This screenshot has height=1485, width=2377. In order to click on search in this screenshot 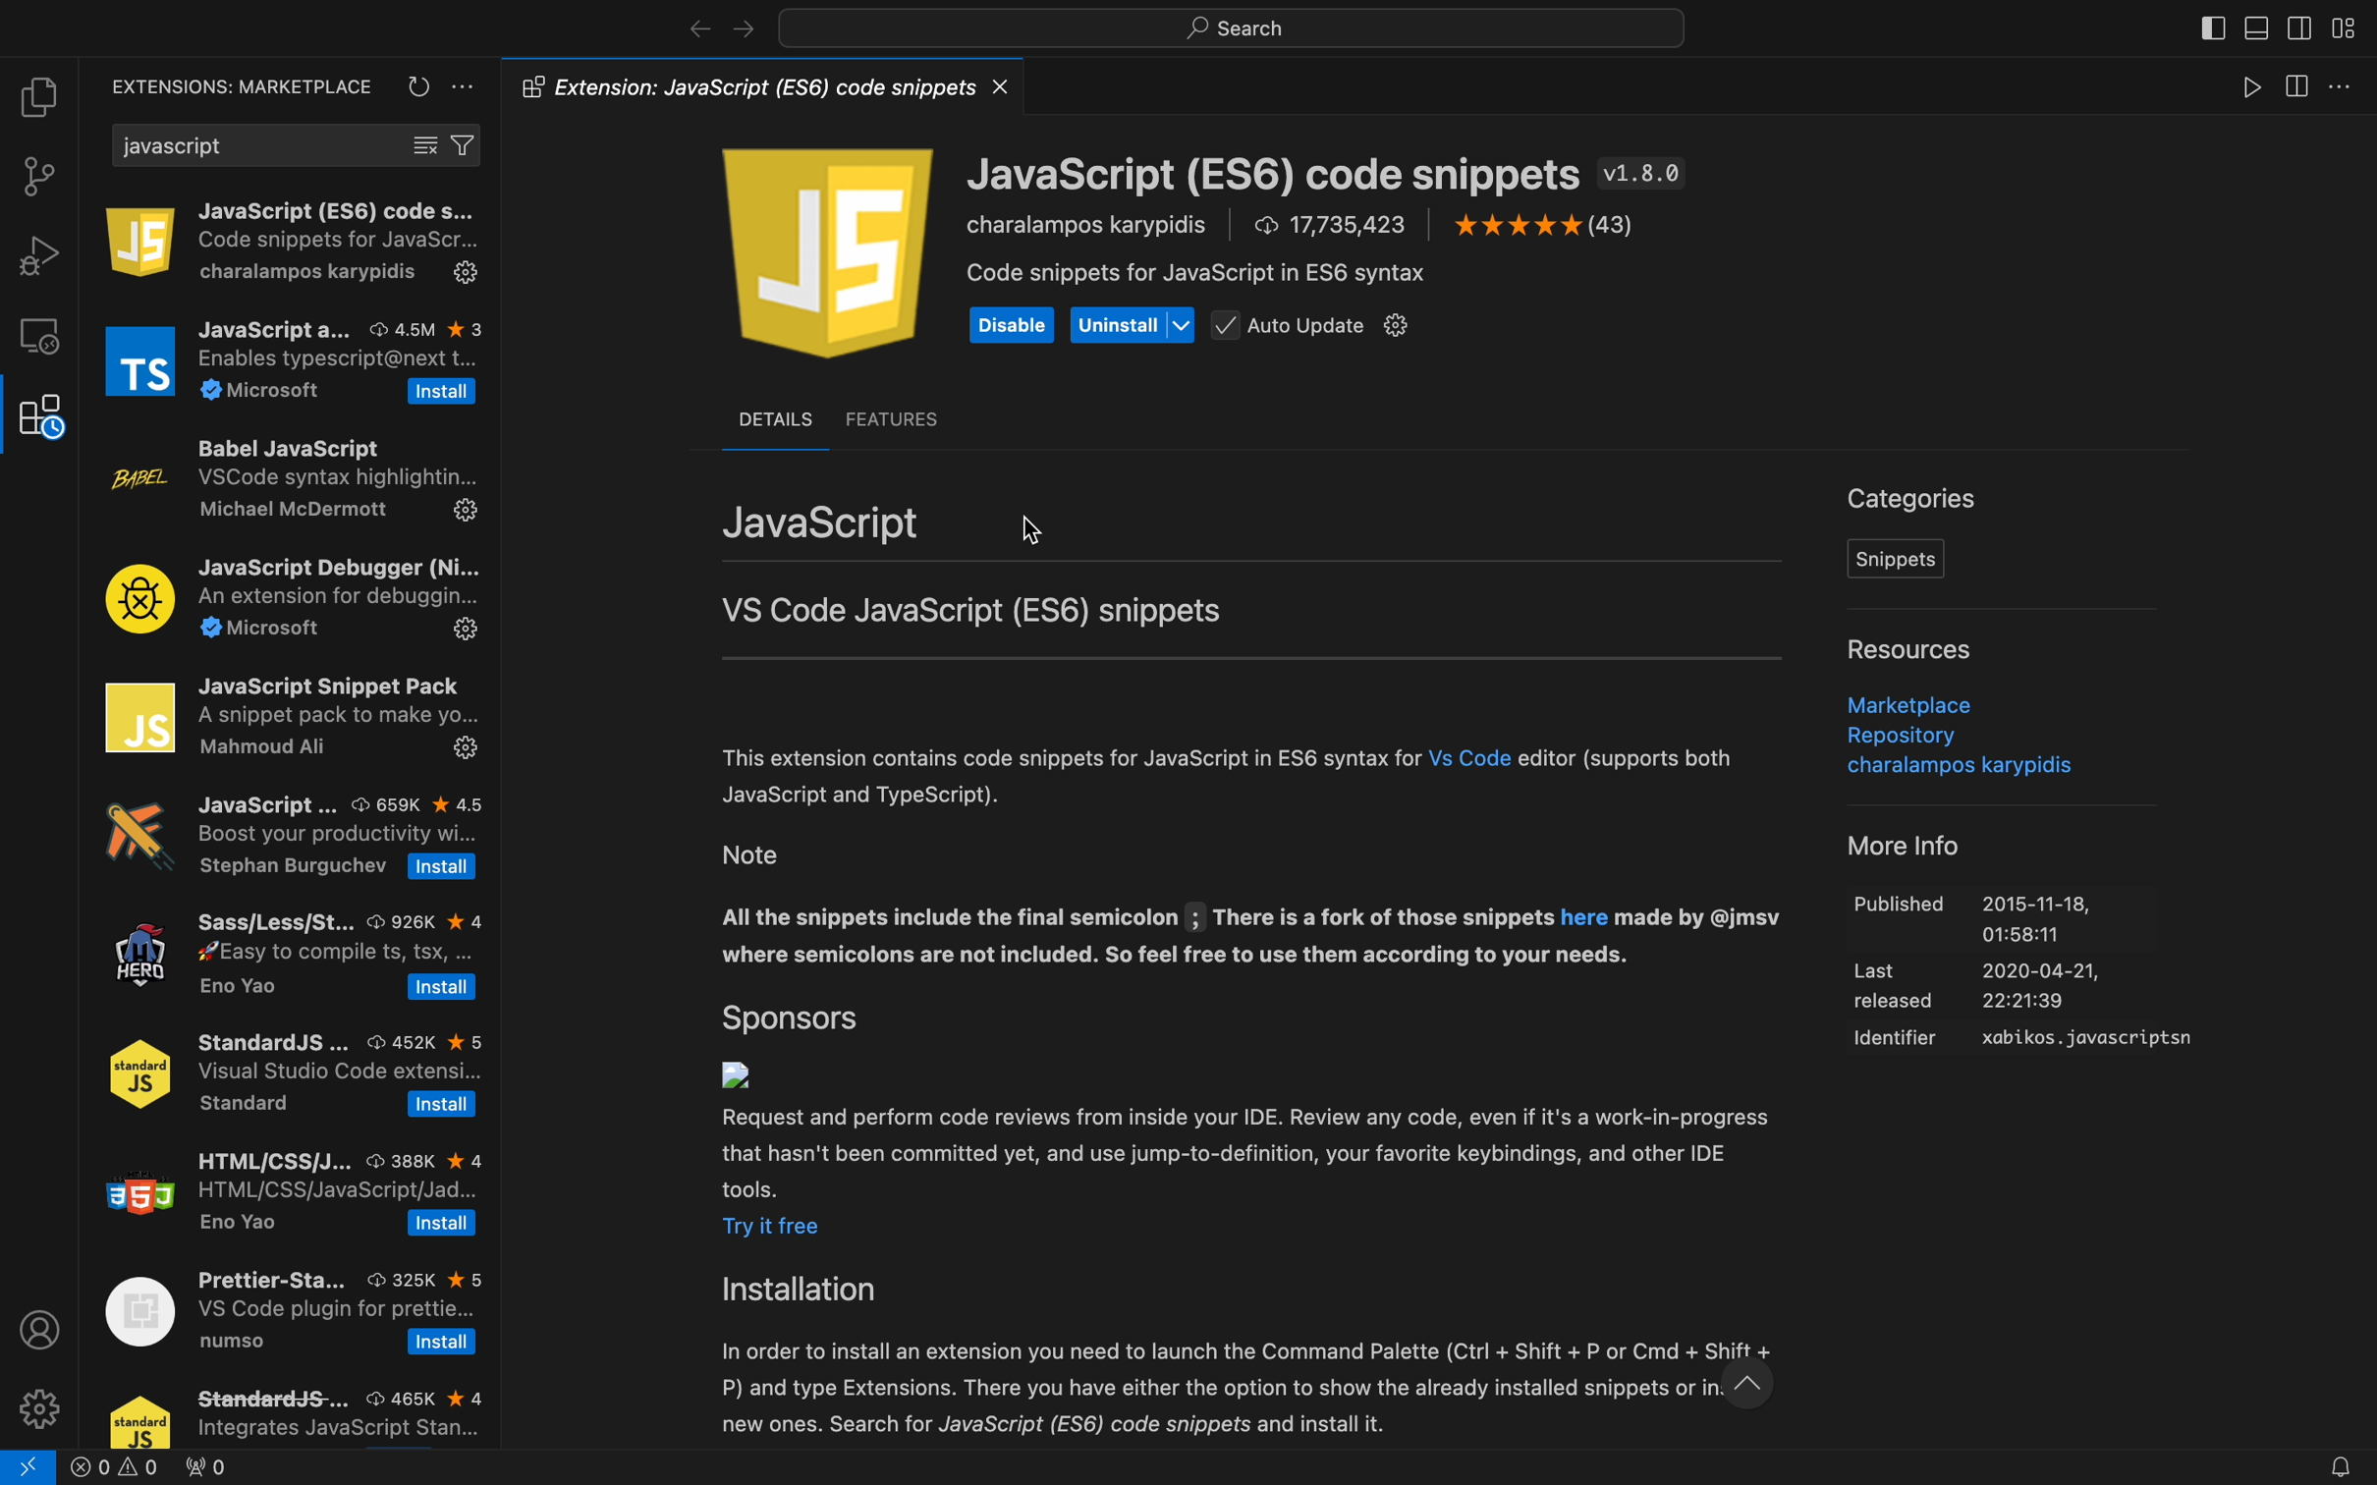, I will do `click(1216, 30)`.